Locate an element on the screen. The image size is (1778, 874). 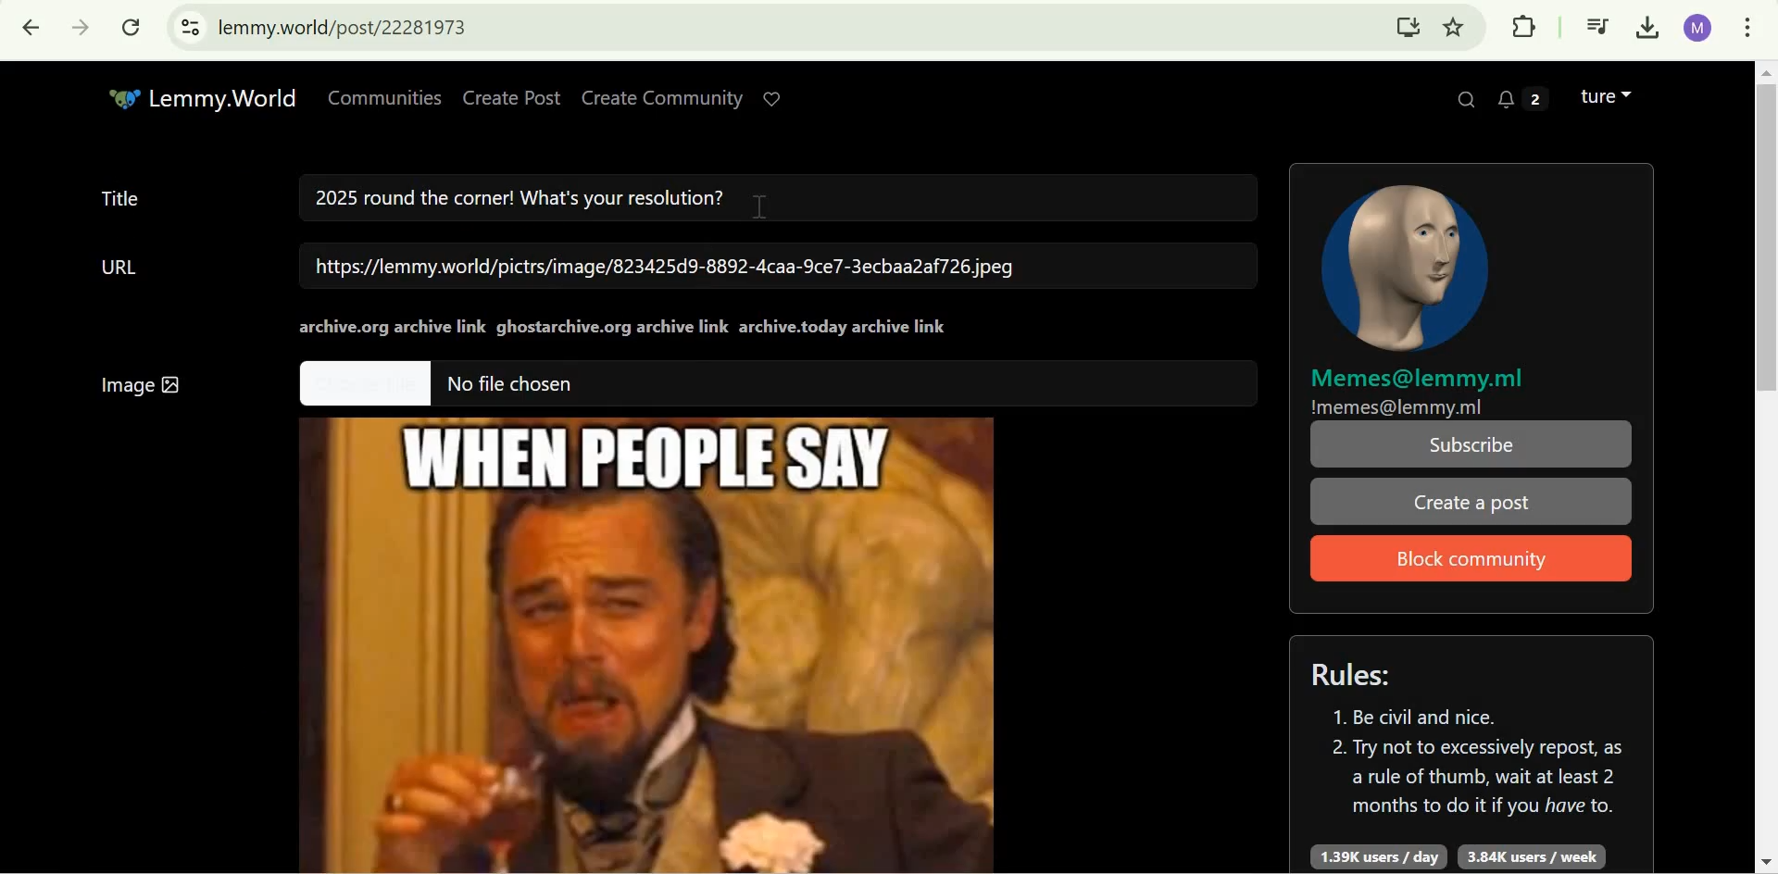
Create Post is located at coordinates (512, 98).